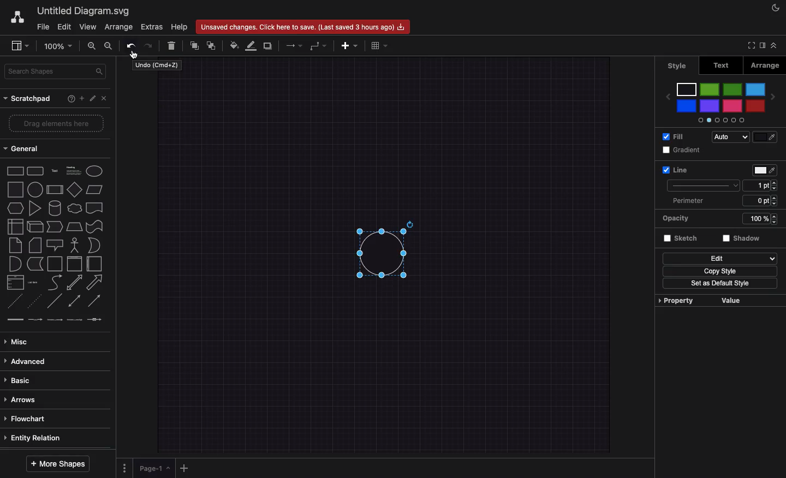  I want to click on Misc, so click(22, 342).